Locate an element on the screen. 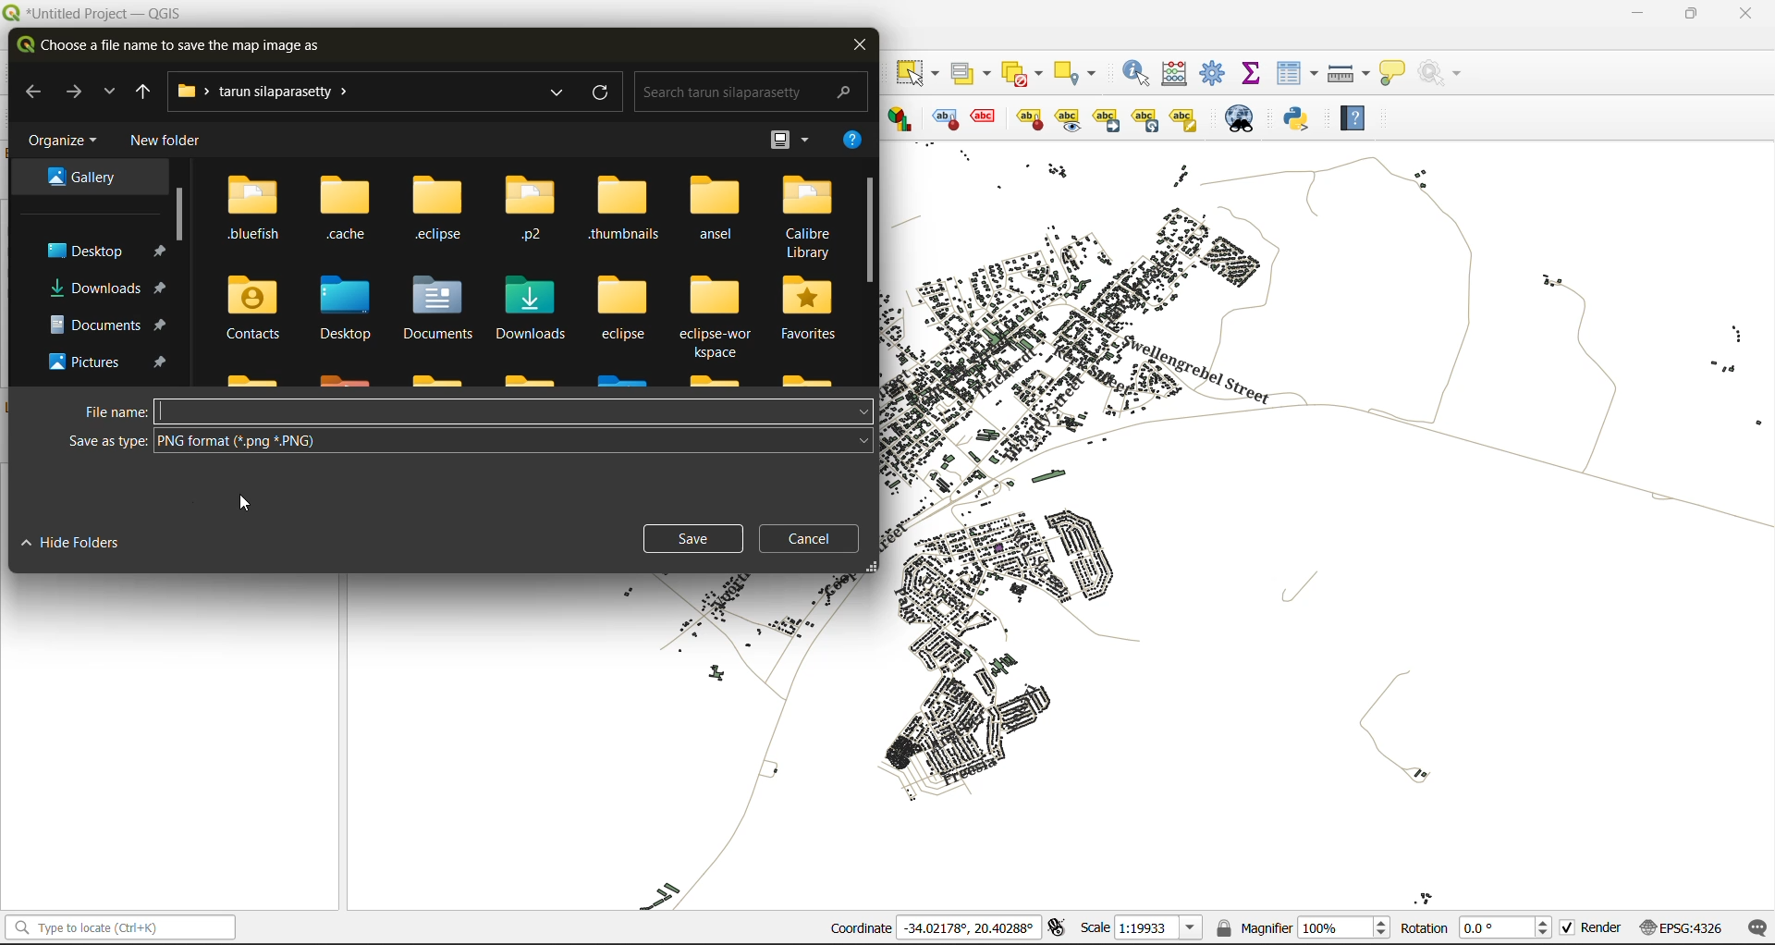 The width and height of the screenshot is (1775, 945). Change label properties is located at coordinates (1184, 117).